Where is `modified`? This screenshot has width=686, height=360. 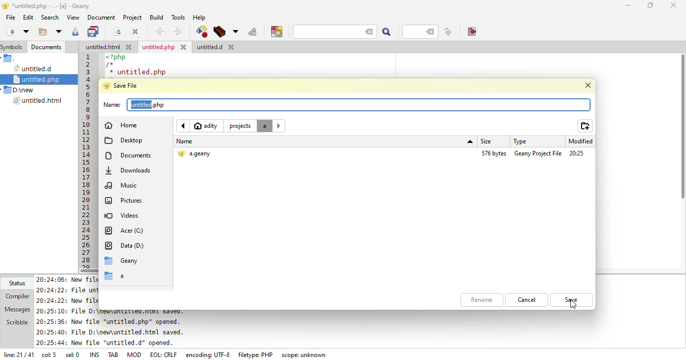
modified is located at coordinates (583, 141).